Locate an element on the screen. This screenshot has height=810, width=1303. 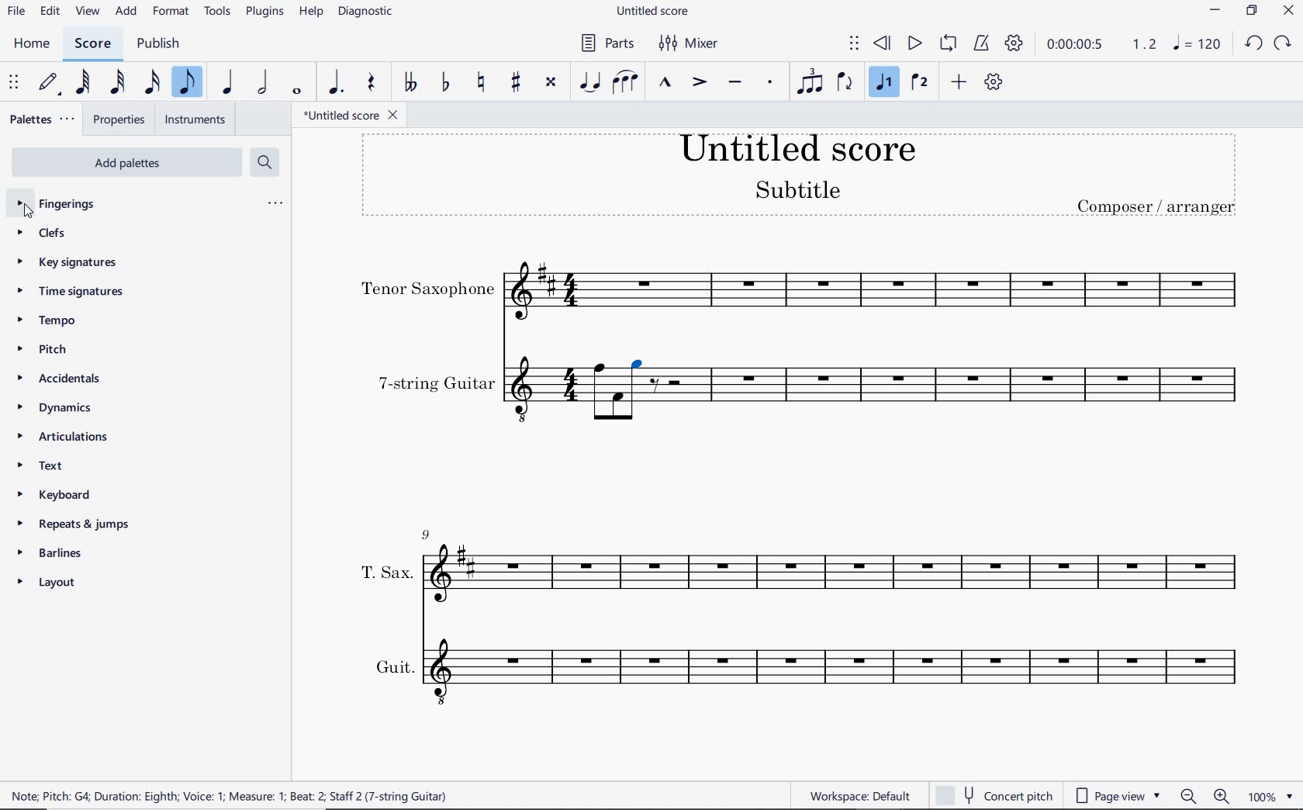
DIAGNOSTIC is located at coordinates (367, 13).